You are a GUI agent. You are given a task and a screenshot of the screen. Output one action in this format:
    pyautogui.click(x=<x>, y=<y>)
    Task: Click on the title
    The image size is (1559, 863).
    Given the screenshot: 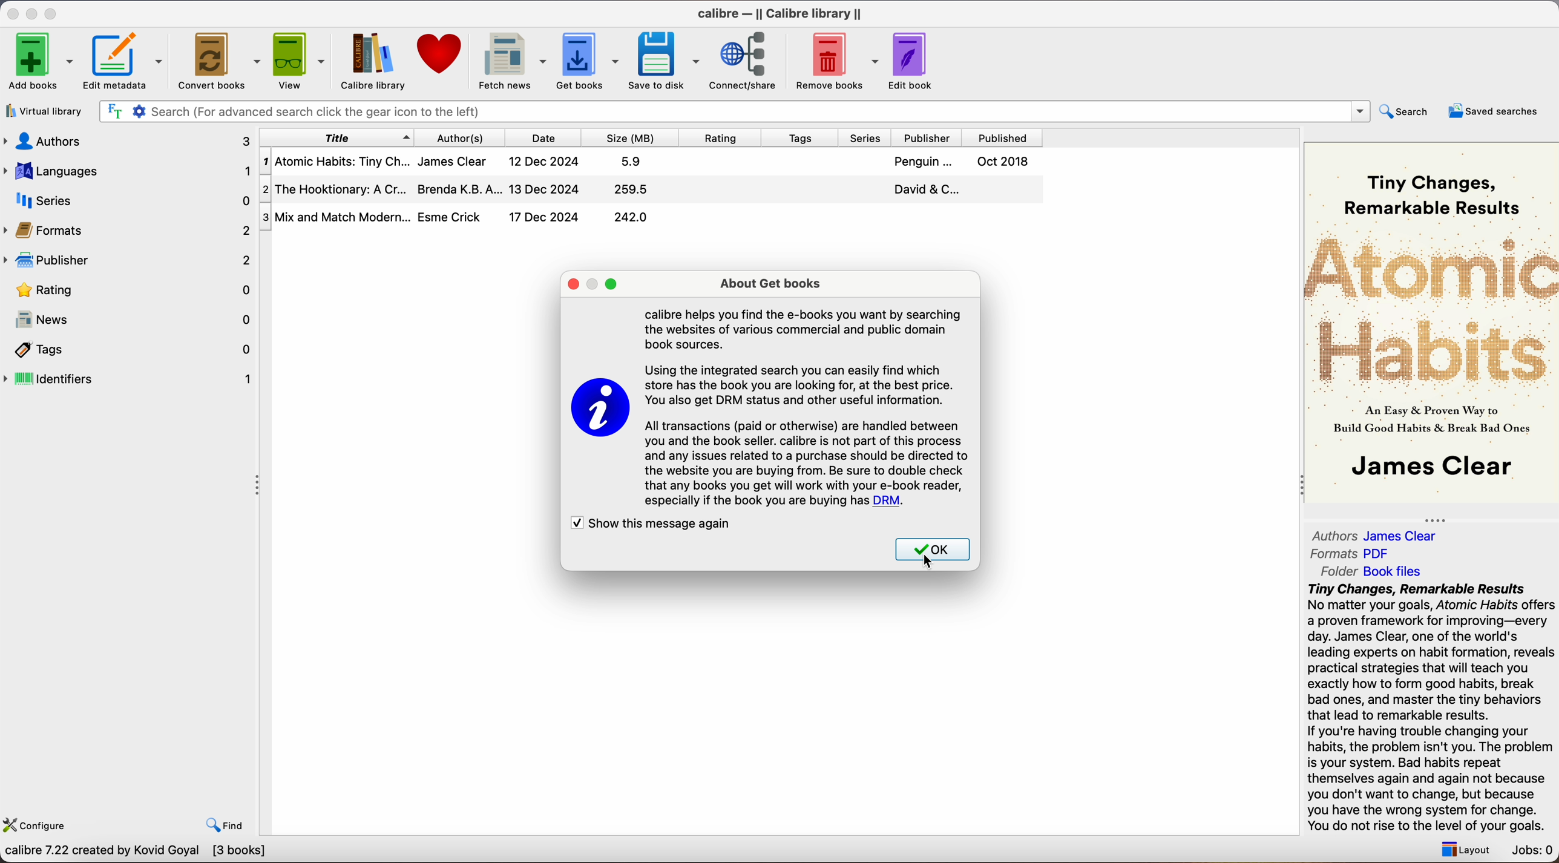 What is the action you would take?
    pyautogui.click(x=337, y=137)
    